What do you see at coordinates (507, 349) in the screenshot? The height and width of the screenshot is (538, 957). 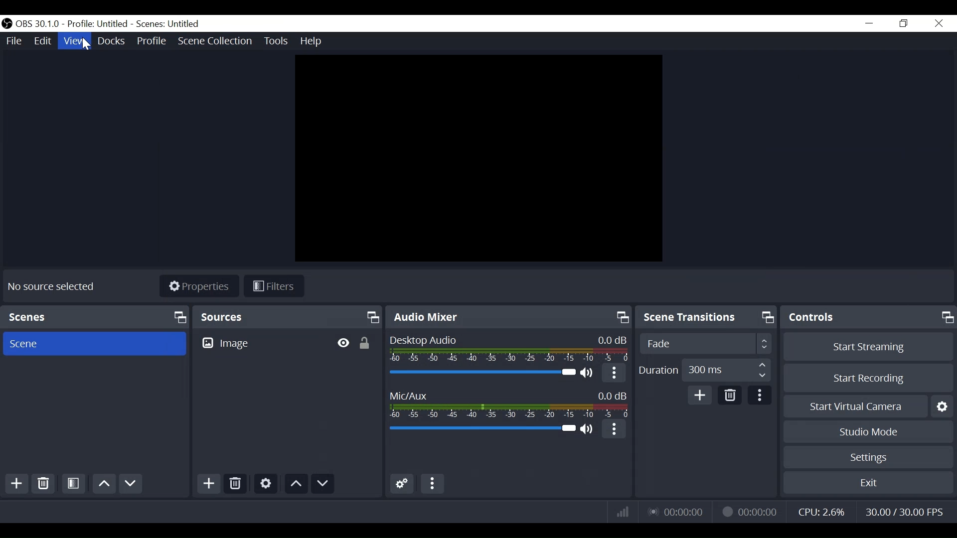 I see `Desktop Audio` at bounding box center [507, 349].